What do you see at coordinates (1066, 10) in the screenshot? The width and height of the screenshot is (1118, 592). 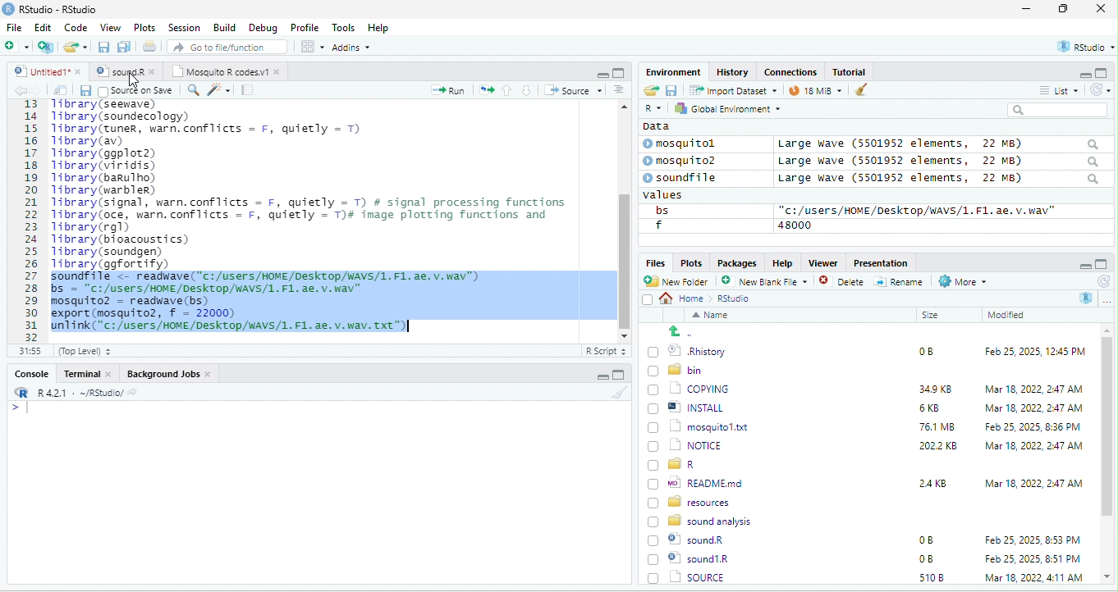 I see `maximize` at bounding box center [1066, 10].